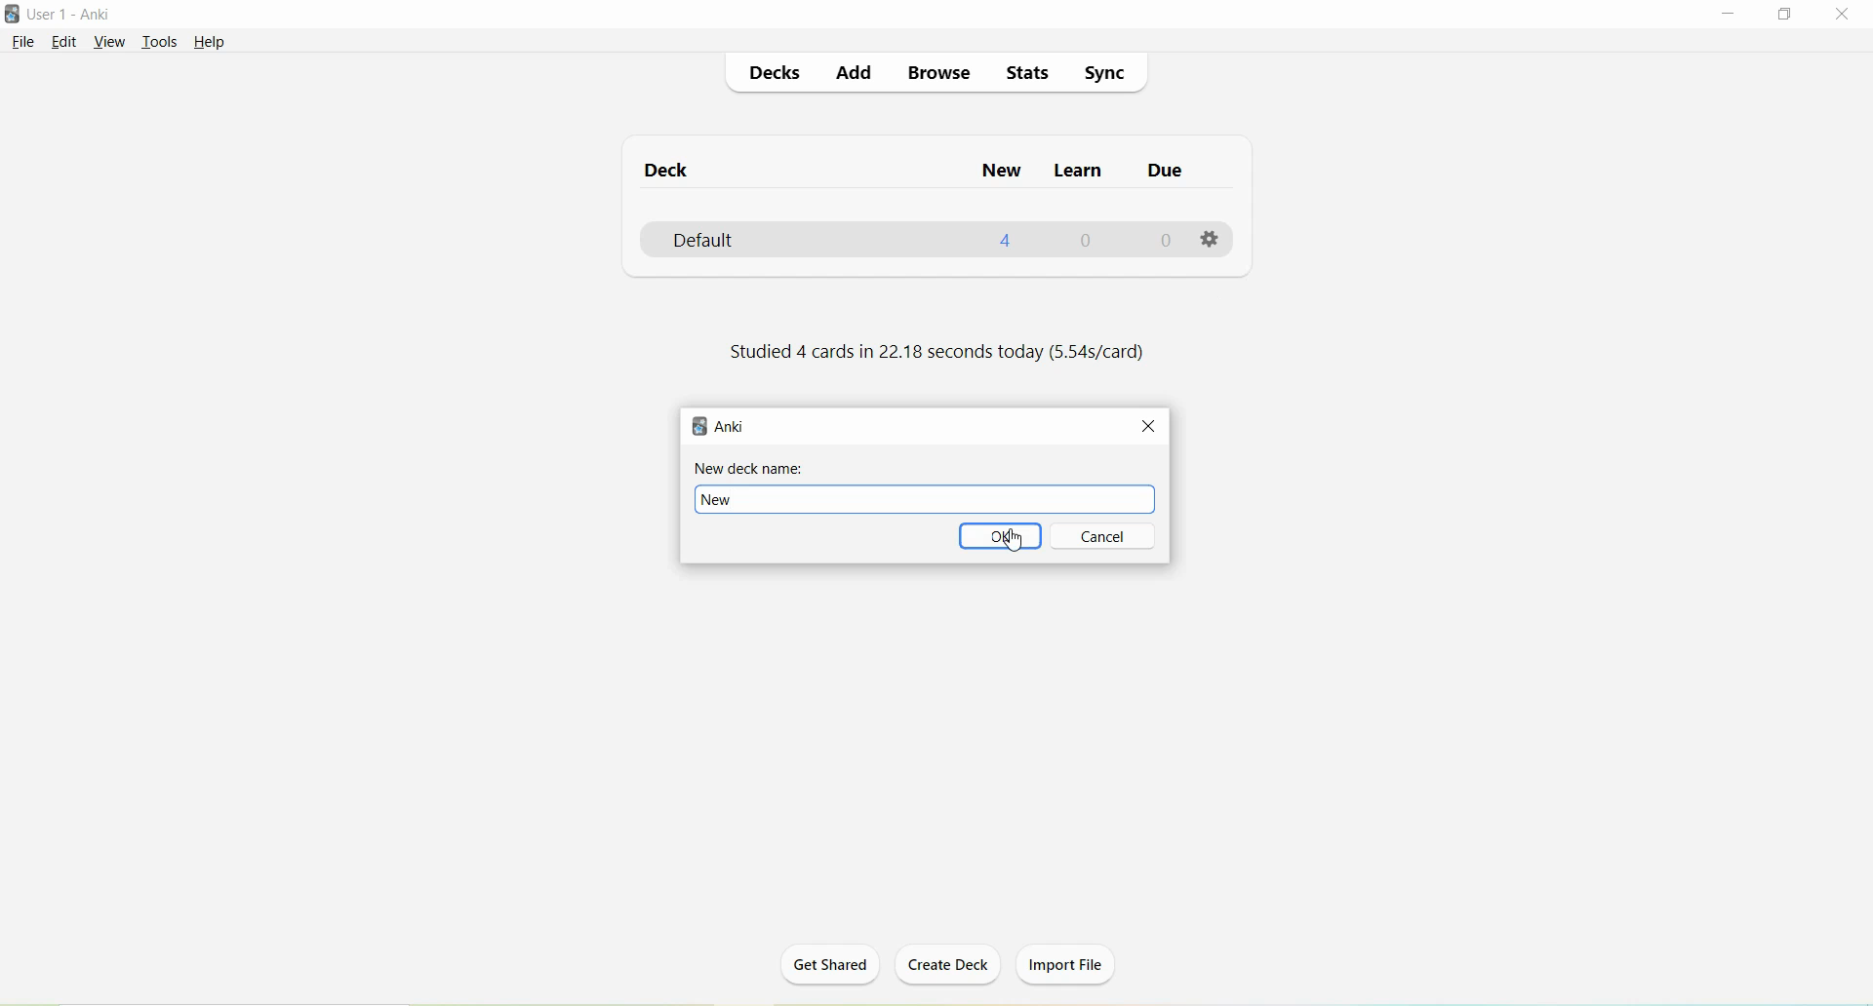 This screenshot has height=1006, width=1873. I want to click on View, so click(108, 42).